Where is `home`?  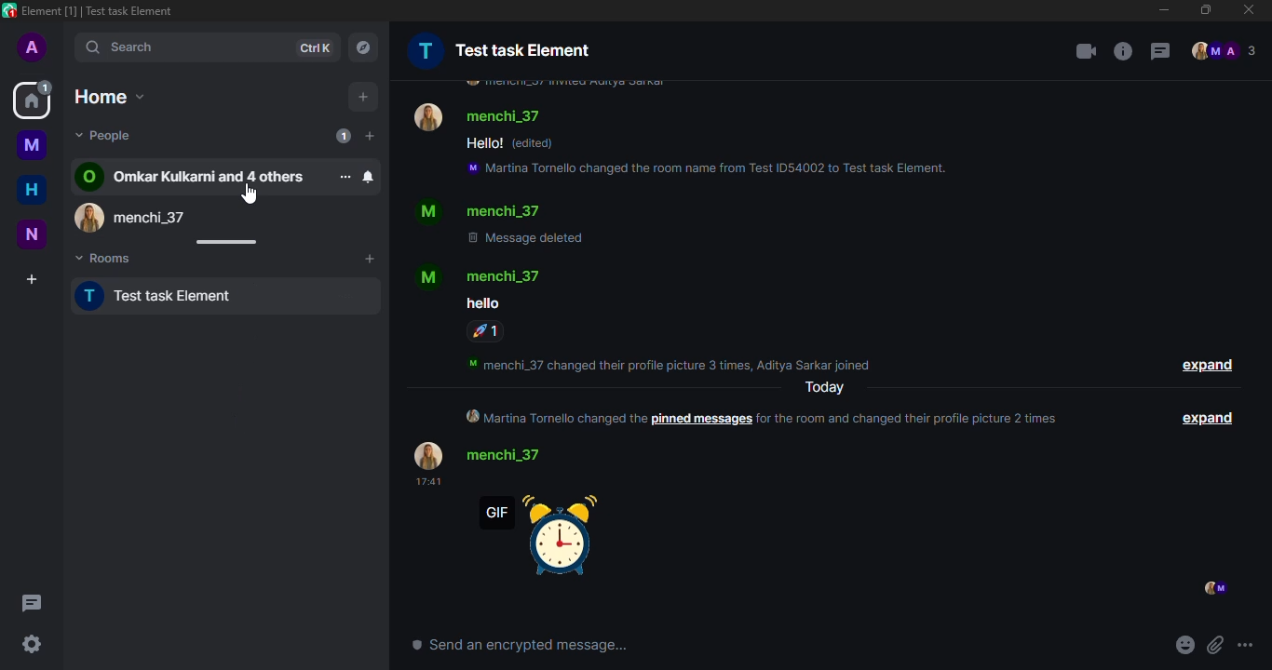
home is located at coordinates (114, 95).